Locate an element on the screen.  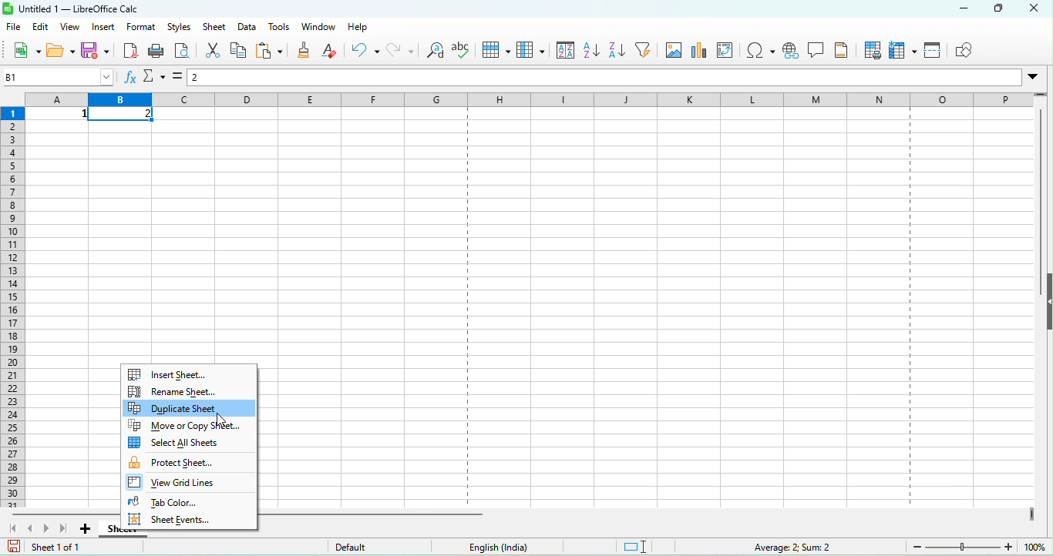
file is located at coordinates (12, 27).